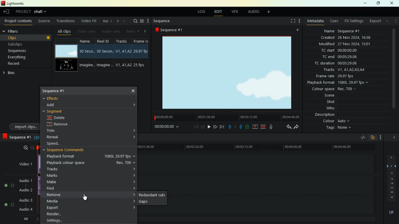 The width and height of the screenshot is (399, 224). Describe the element at coordinates (296, 128) in the screenshot. I see `forward` at that location.